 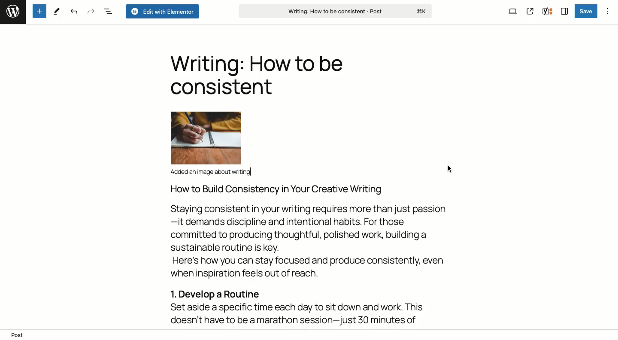 What do you see at coordinates (58, 11) in the screenshot?
I see `Tools` at bounding box center [58, 11].